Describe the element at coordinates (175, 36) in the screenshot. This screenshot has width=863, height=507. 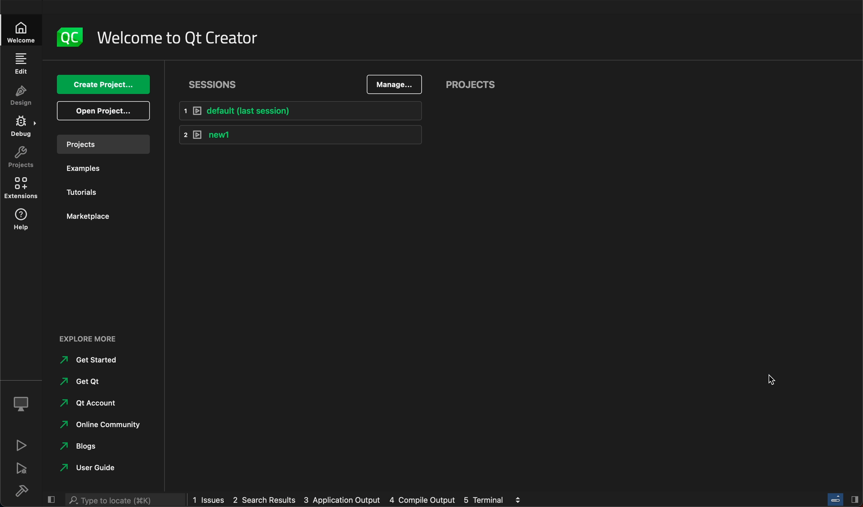
I see `welcome to qt creator` at that location.